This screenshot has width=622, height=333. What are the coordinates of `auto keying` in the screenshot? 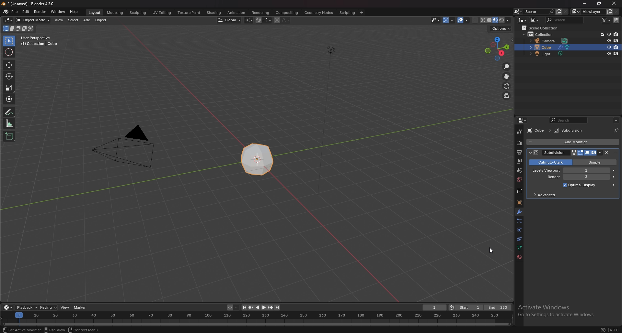 It's located at (233, 308).